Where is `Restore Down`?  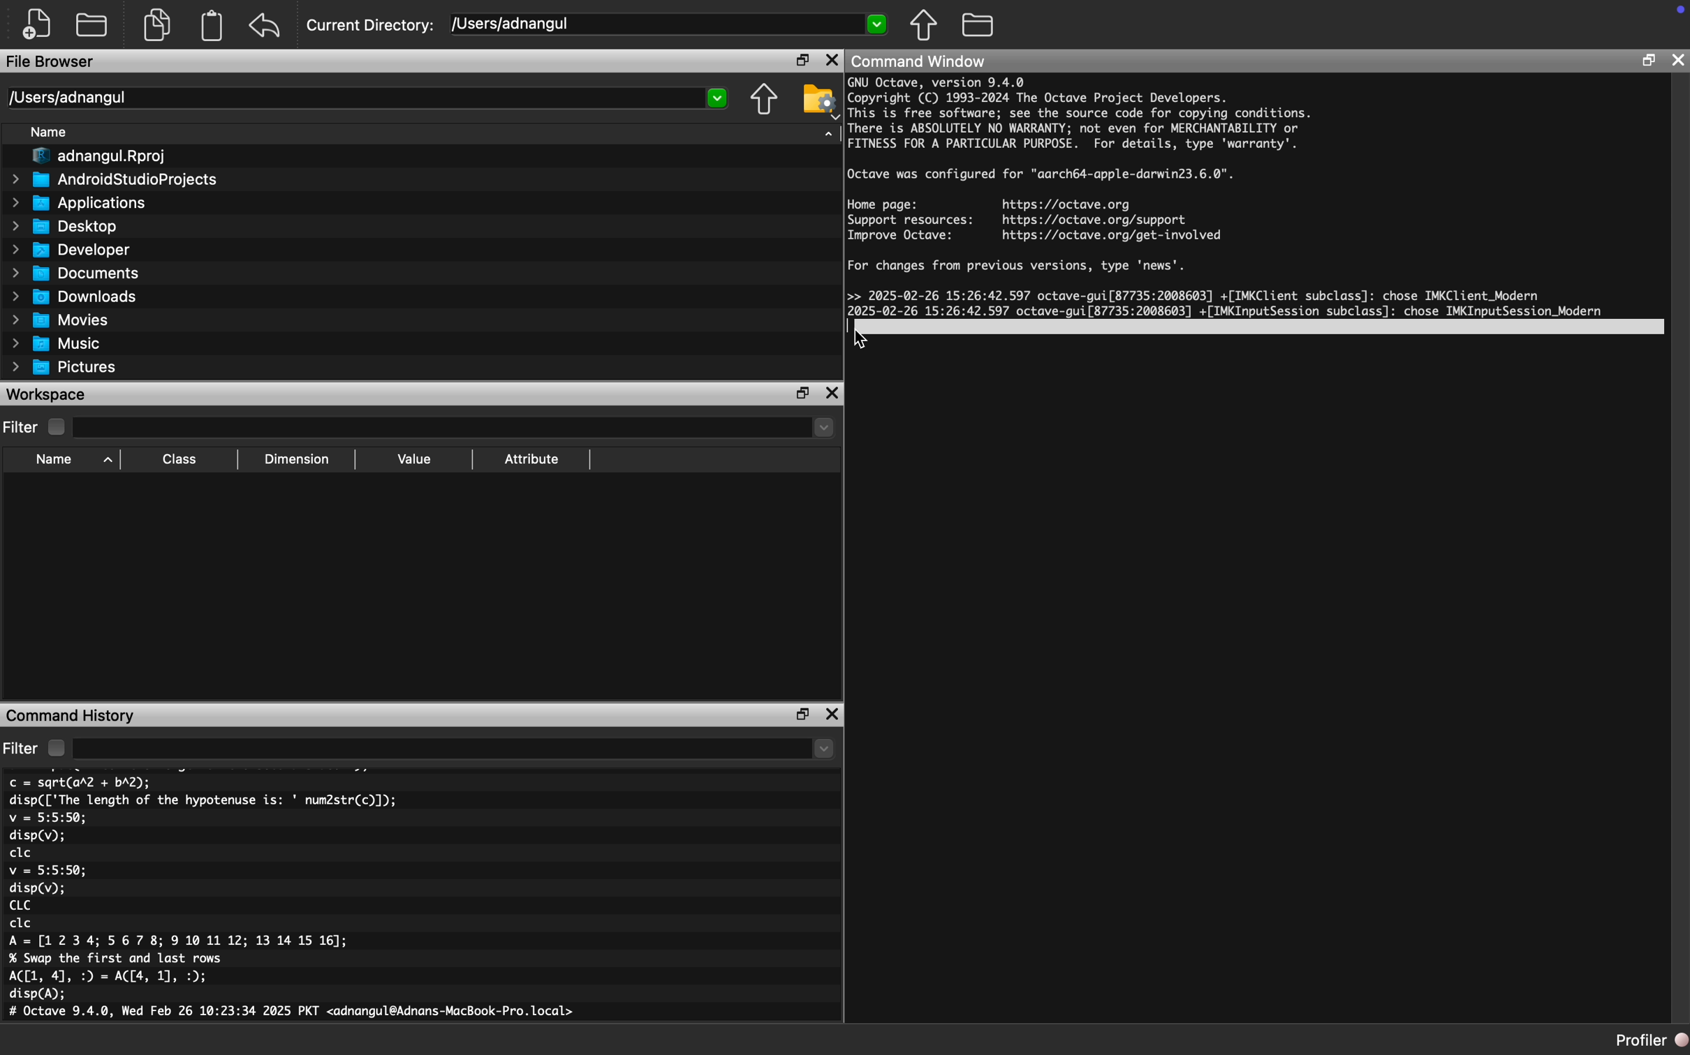
Restore Down is located at coordinates (804, 714).